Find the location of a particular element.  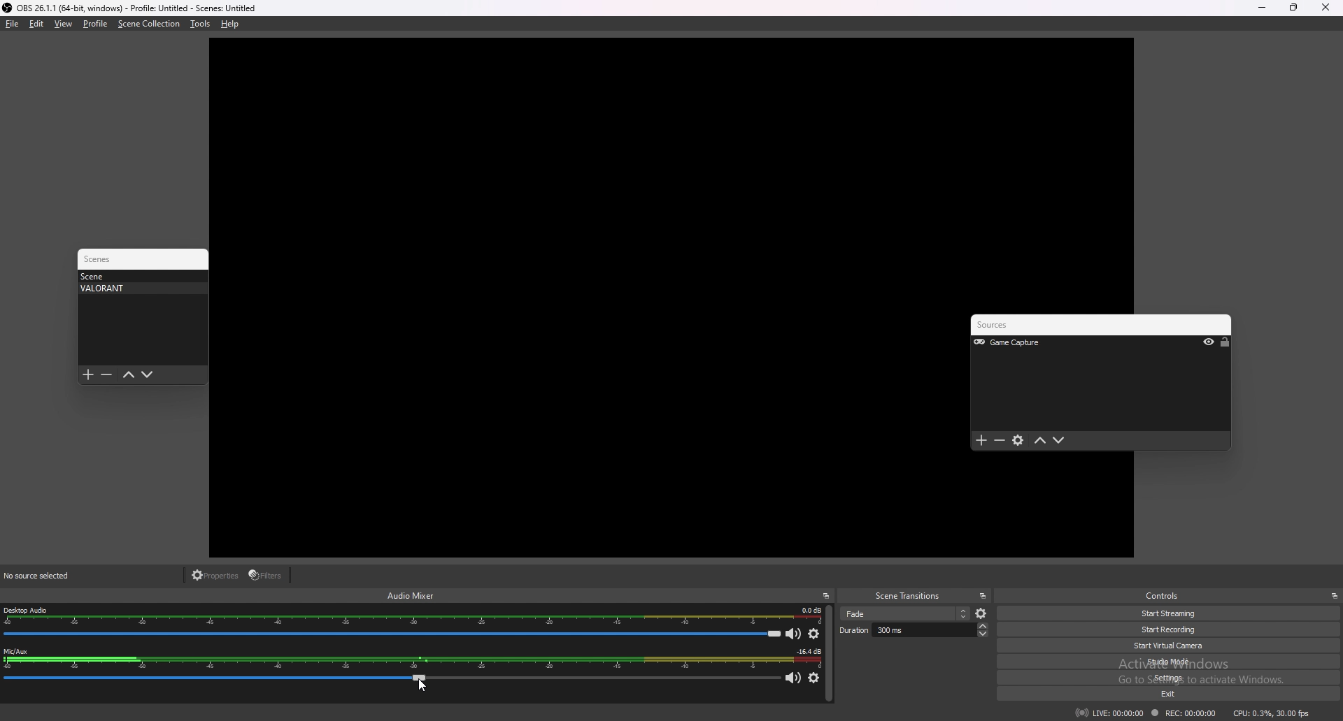

studio mode is located at coordinates (1175, 661).